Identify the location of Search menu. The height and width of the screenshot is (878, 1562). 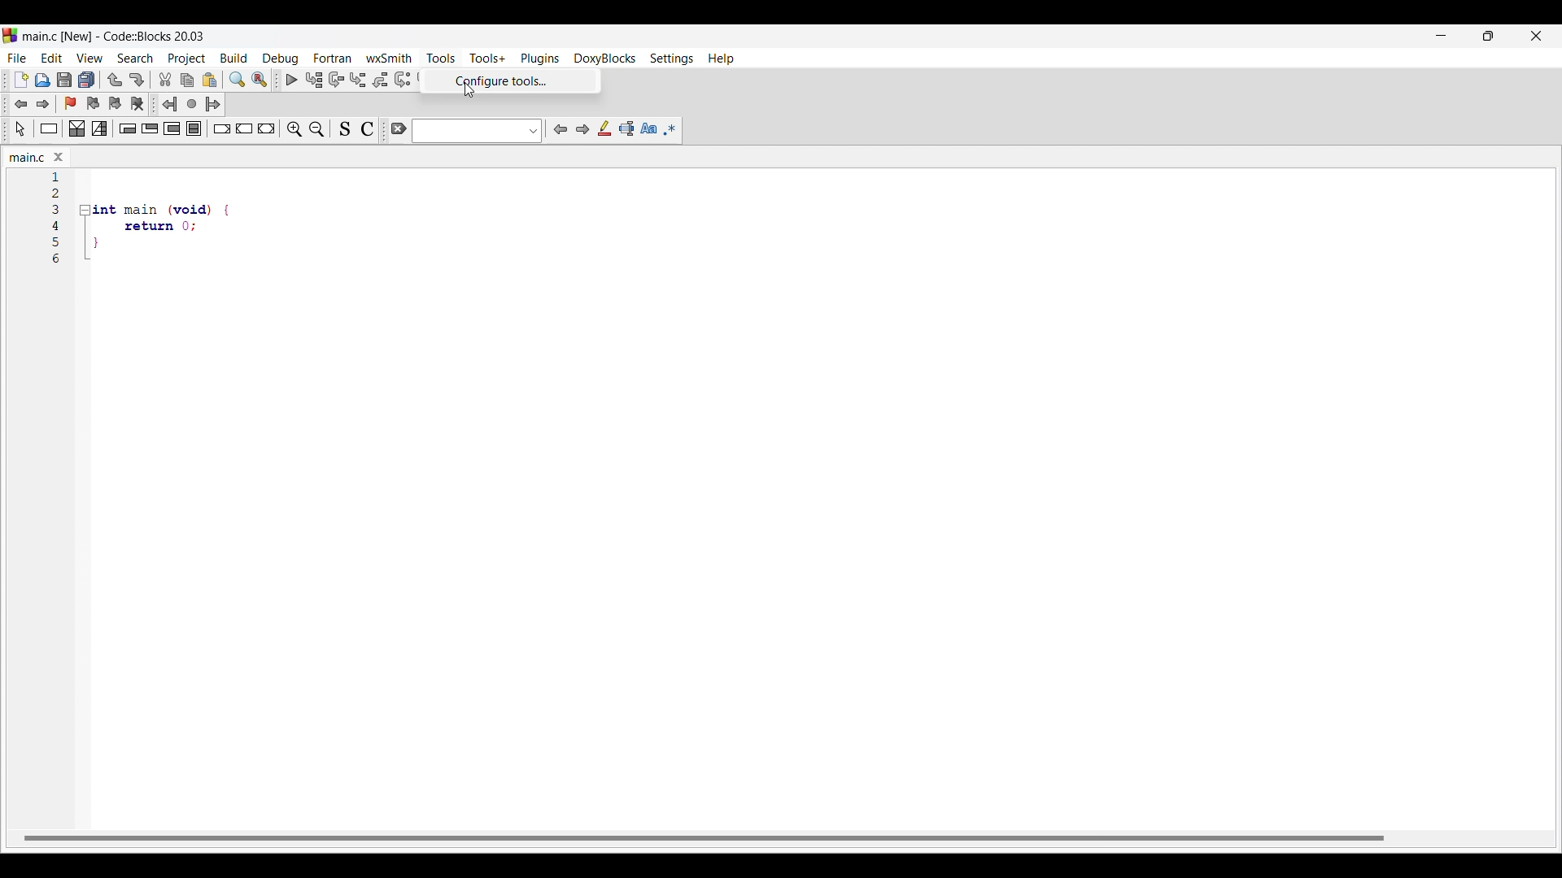
(135, 59).